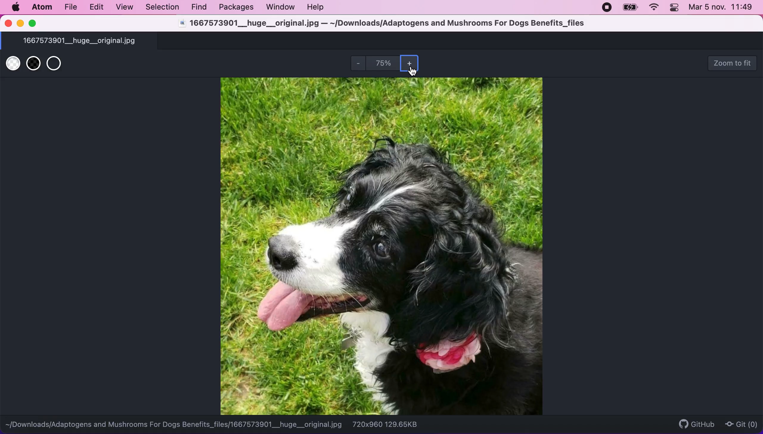  Describe the element at coordinates (71, 7) in the screenshot. I see `file` at that location.